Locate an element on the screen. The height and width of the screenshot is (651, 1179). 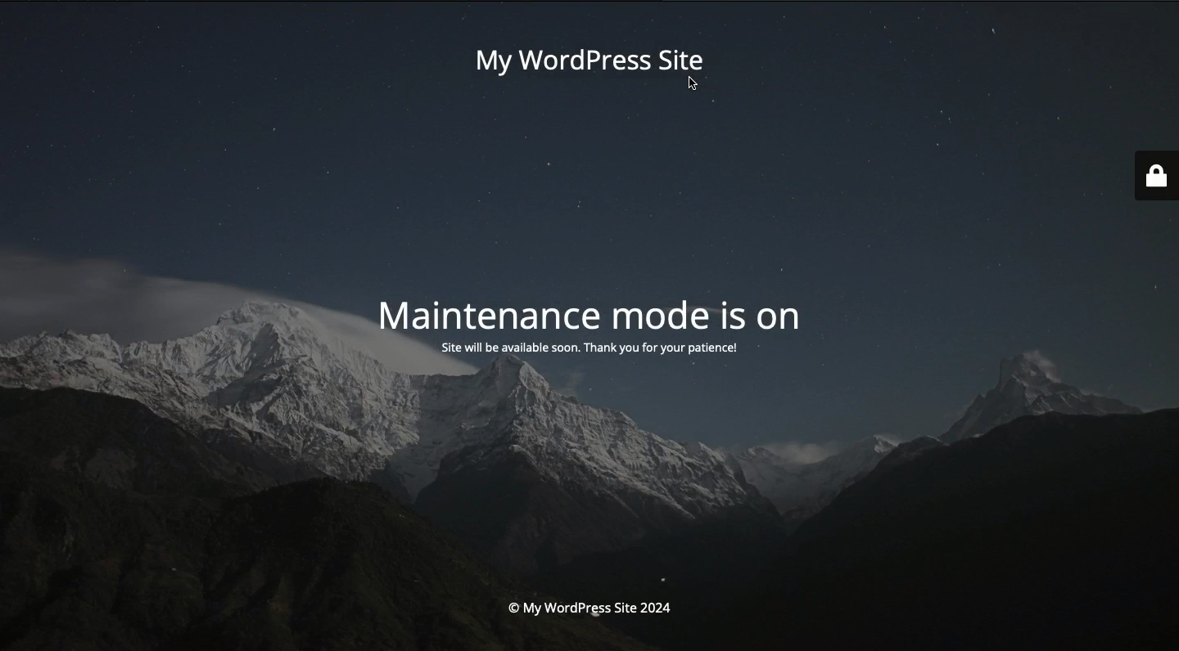
My wordpress site is located at coordinates (599, 67).